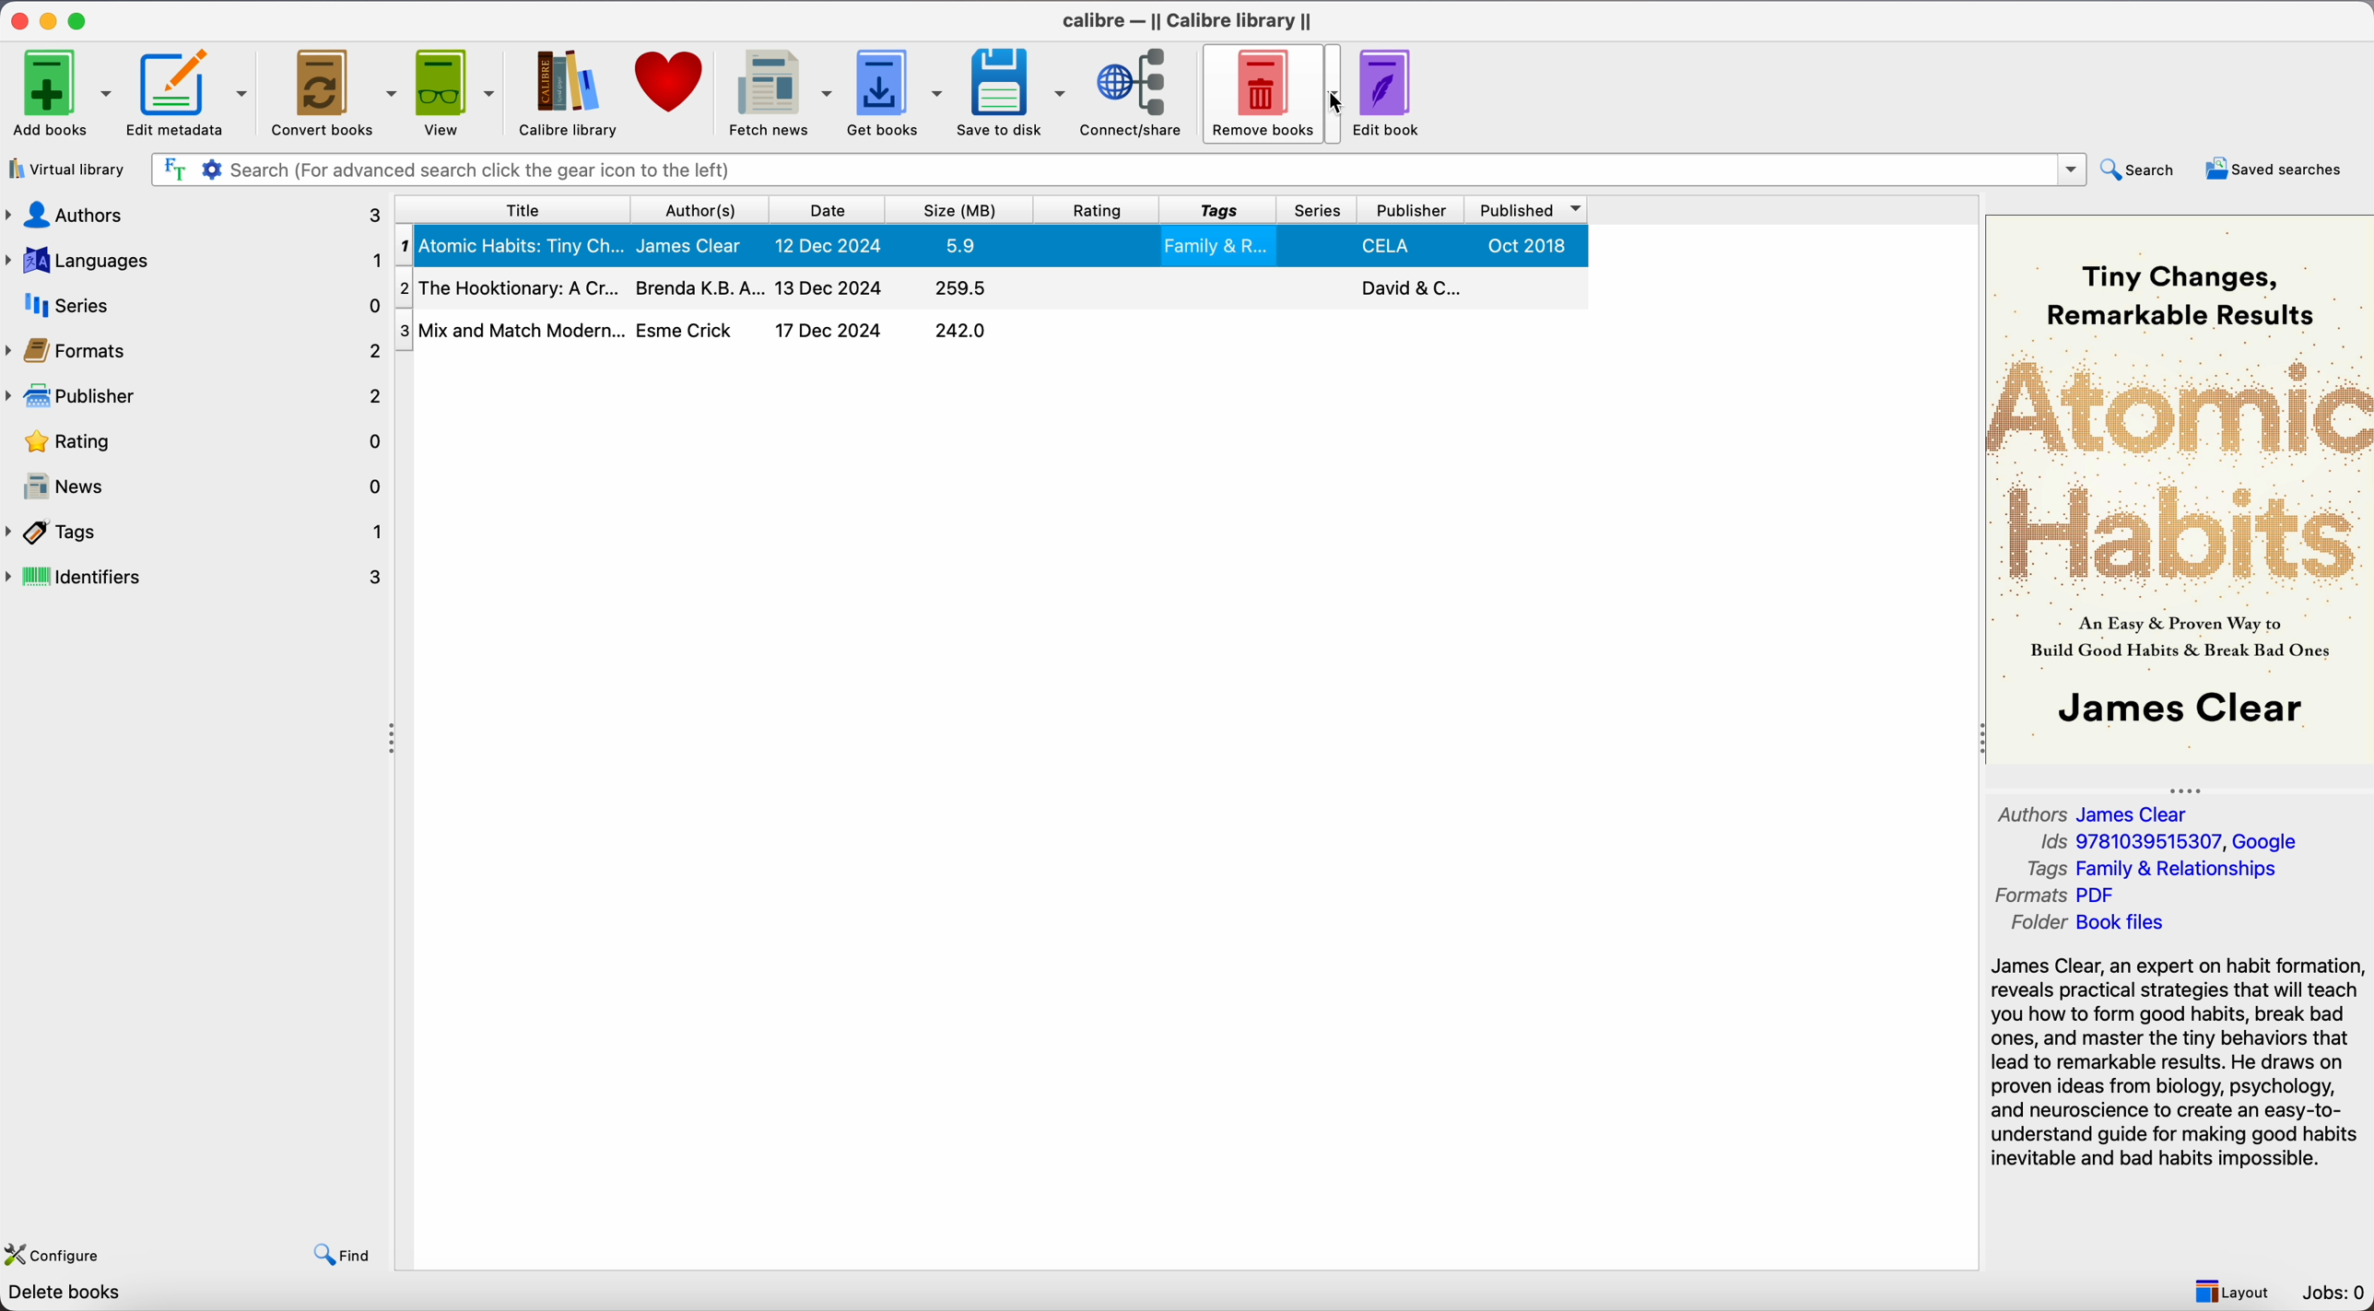  I want to click on size, so click(963, 209).